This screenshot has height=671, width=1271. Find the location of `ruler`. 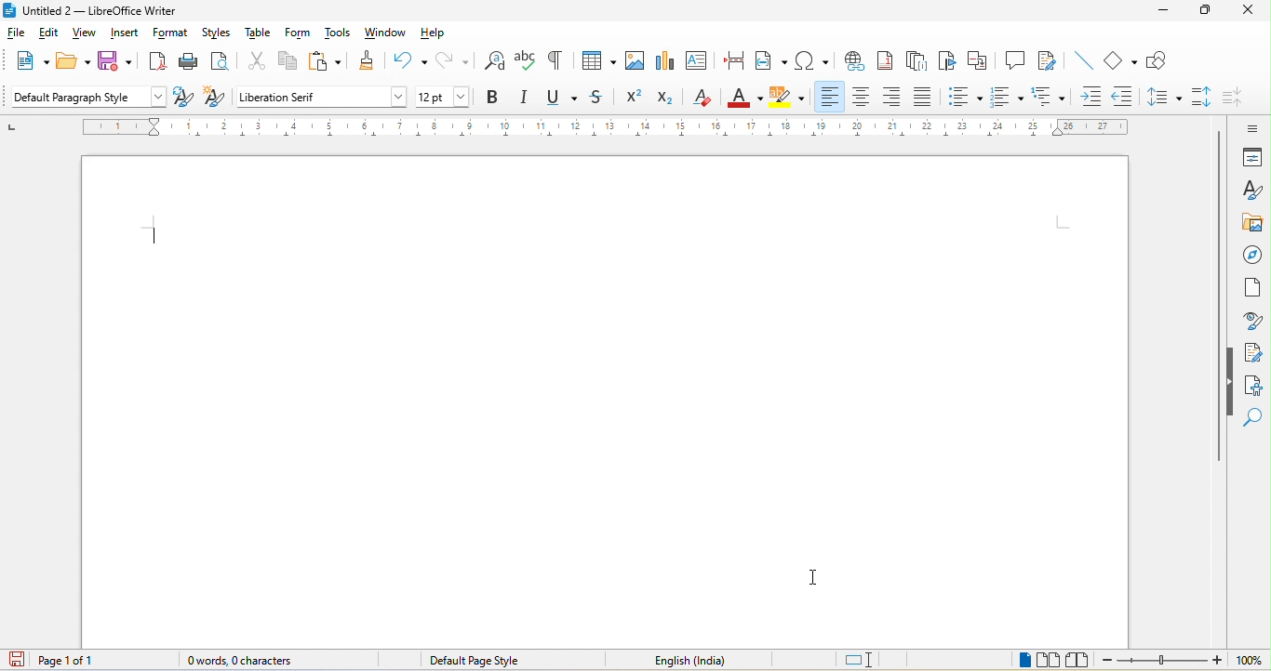

ruler is located at coordinates (606, 128).